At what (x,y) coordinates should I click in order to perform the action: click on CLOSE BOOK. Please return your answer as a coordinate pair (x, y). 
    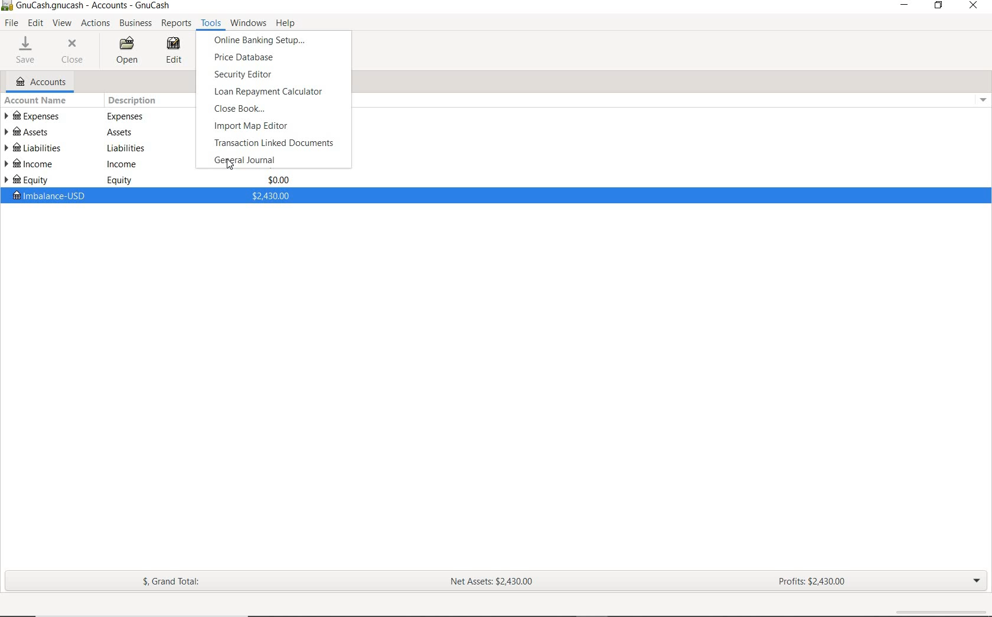
    Looking at the image, I should click on (244, 109).